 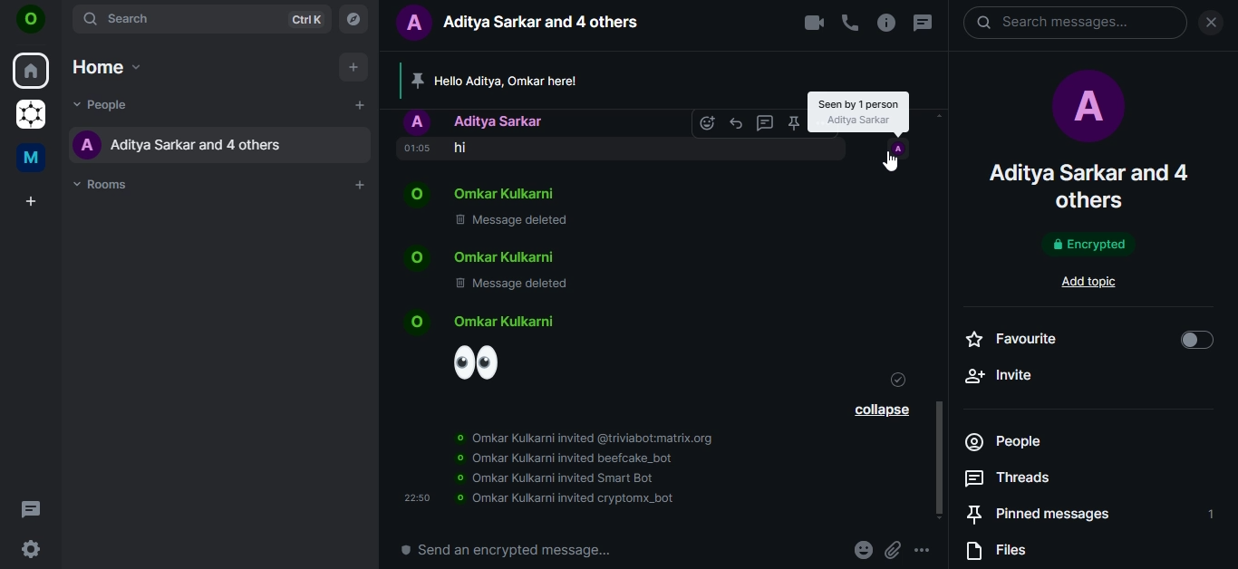 What do you see at coordinates (1095, 281) in the screenshot?
I see `add topic` at bounding box center [1095, 281].